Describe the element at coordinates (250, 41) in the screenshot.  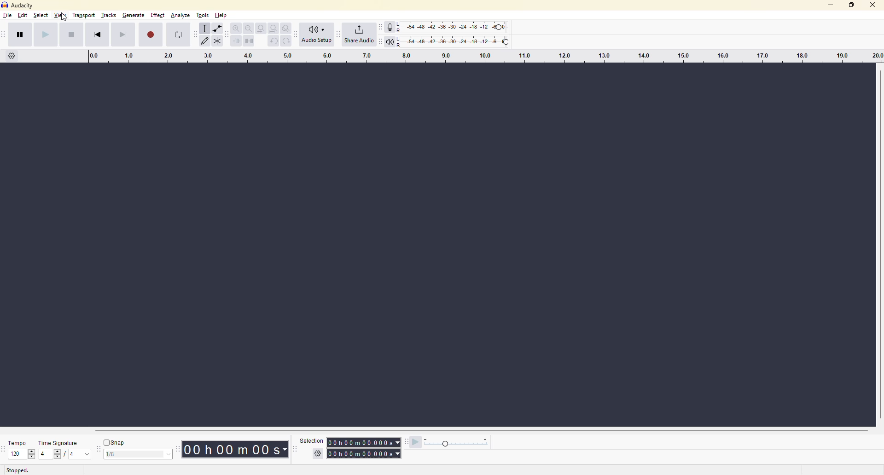
I see `silence audio selection` at that location.